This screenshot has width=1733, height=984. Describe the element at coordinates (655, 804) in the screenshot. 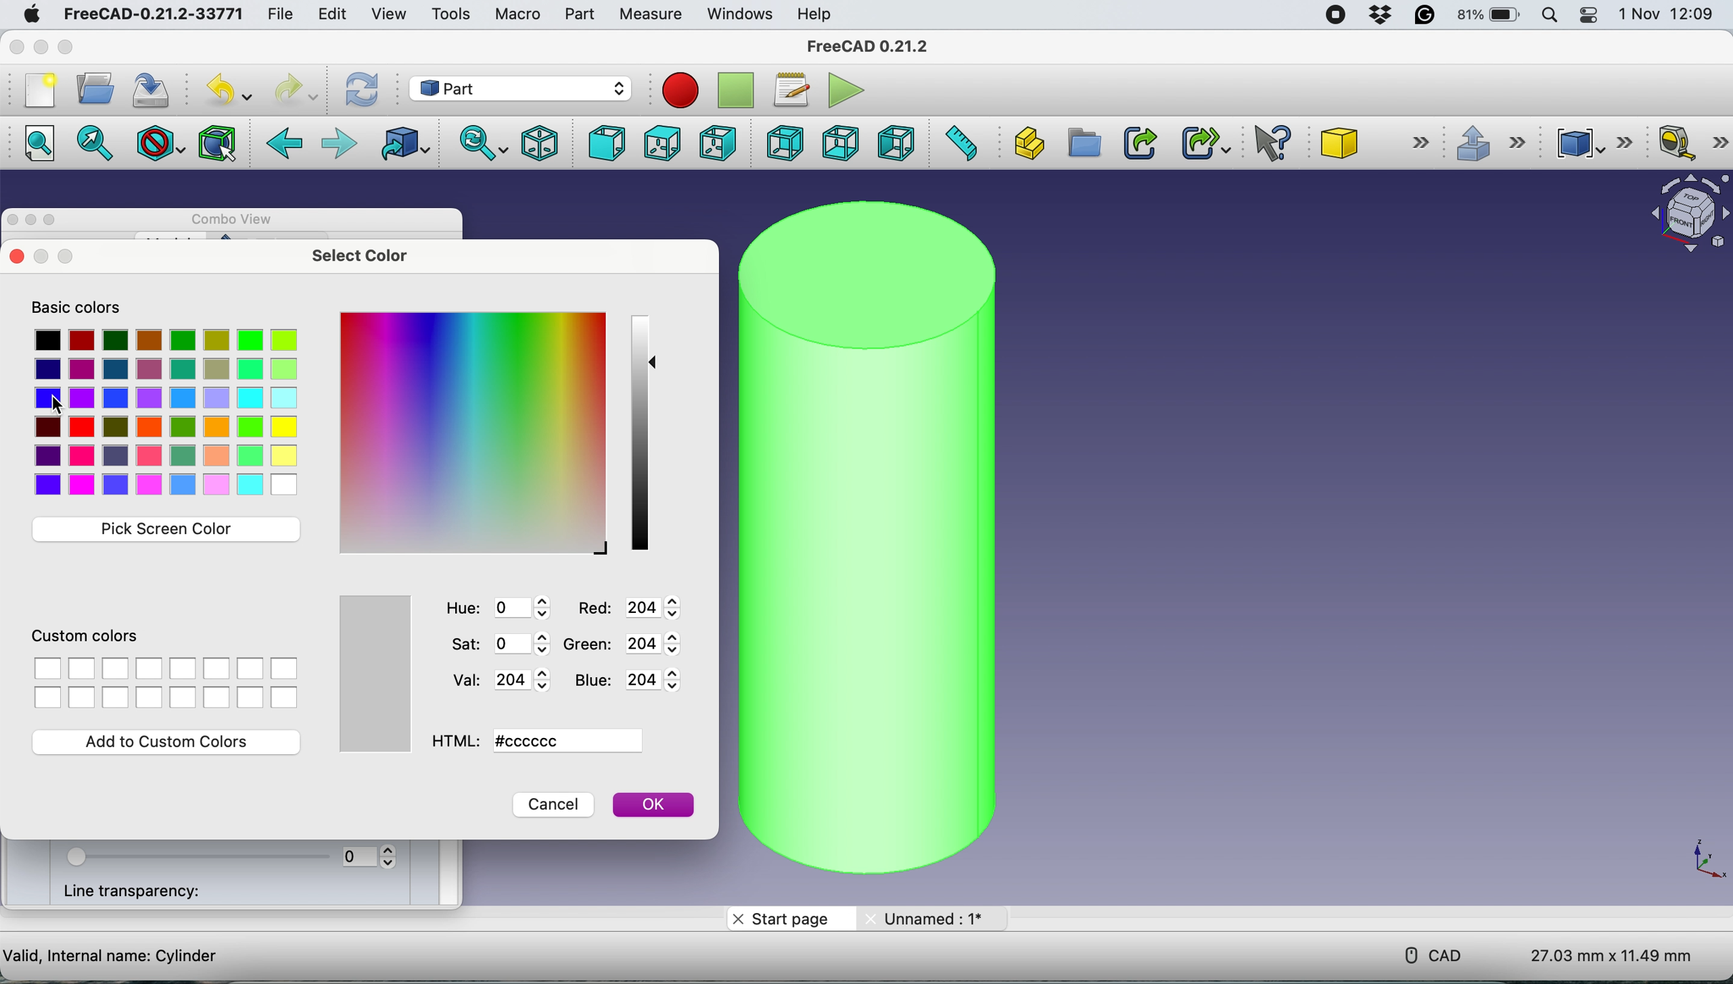

I see `ok` at that location.